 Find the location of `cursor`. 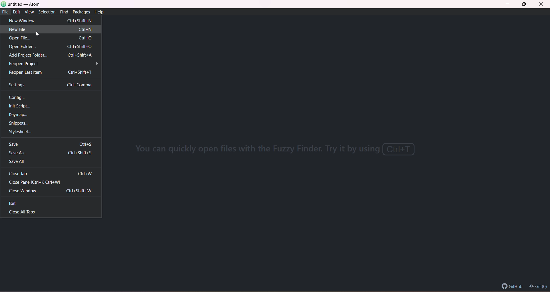

cursor is located at coordinates (38, 34).